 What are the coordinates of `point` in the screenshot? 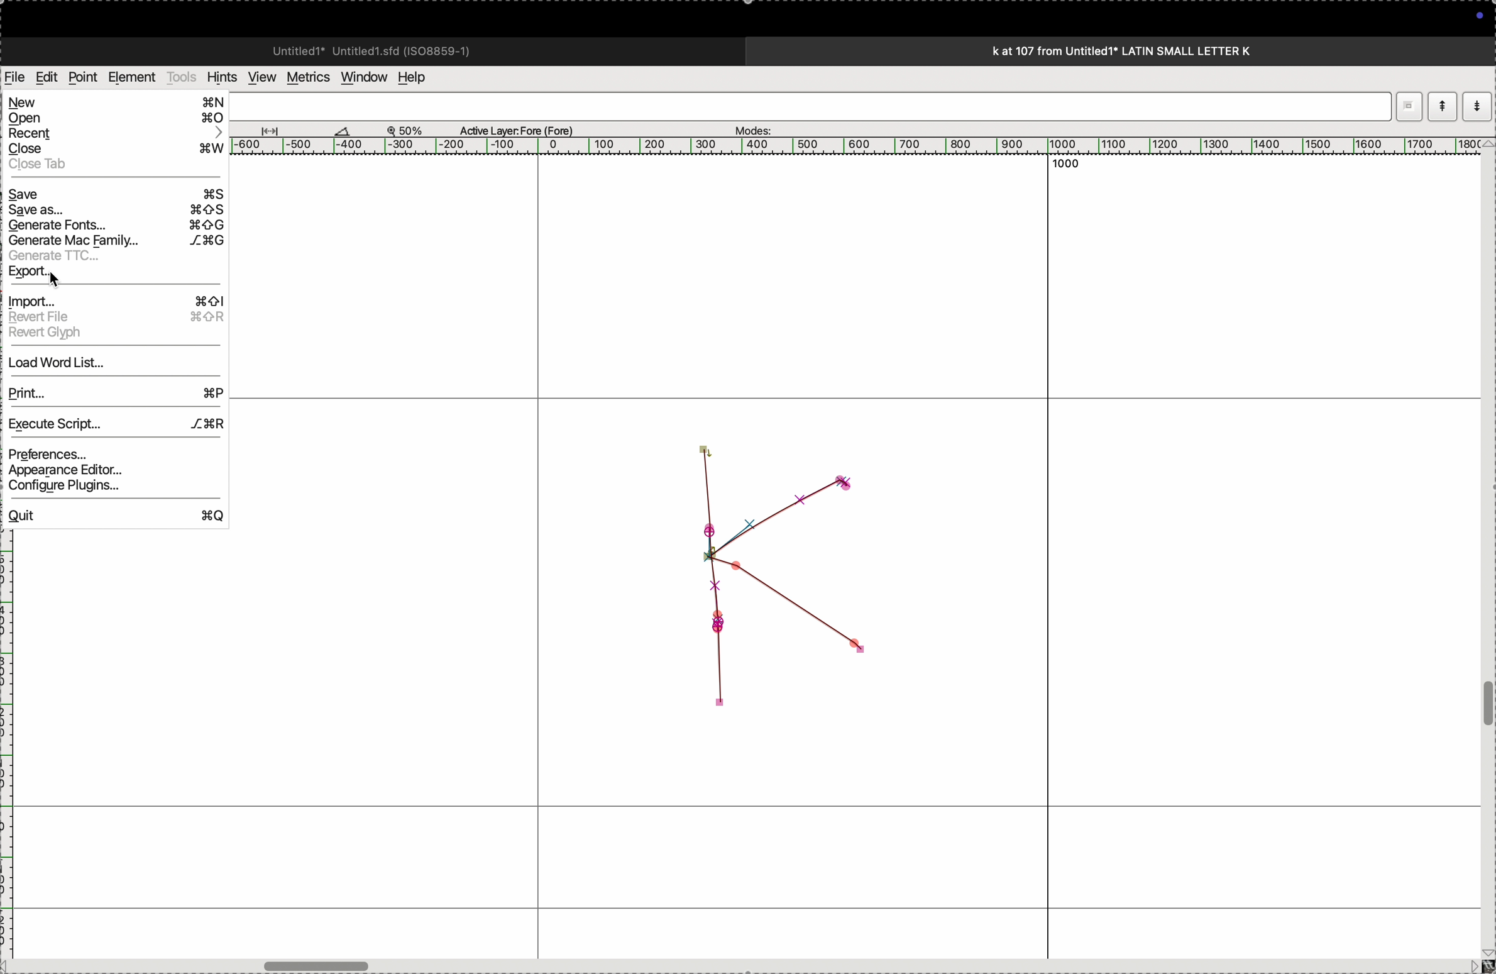 It's located at (82, 77).